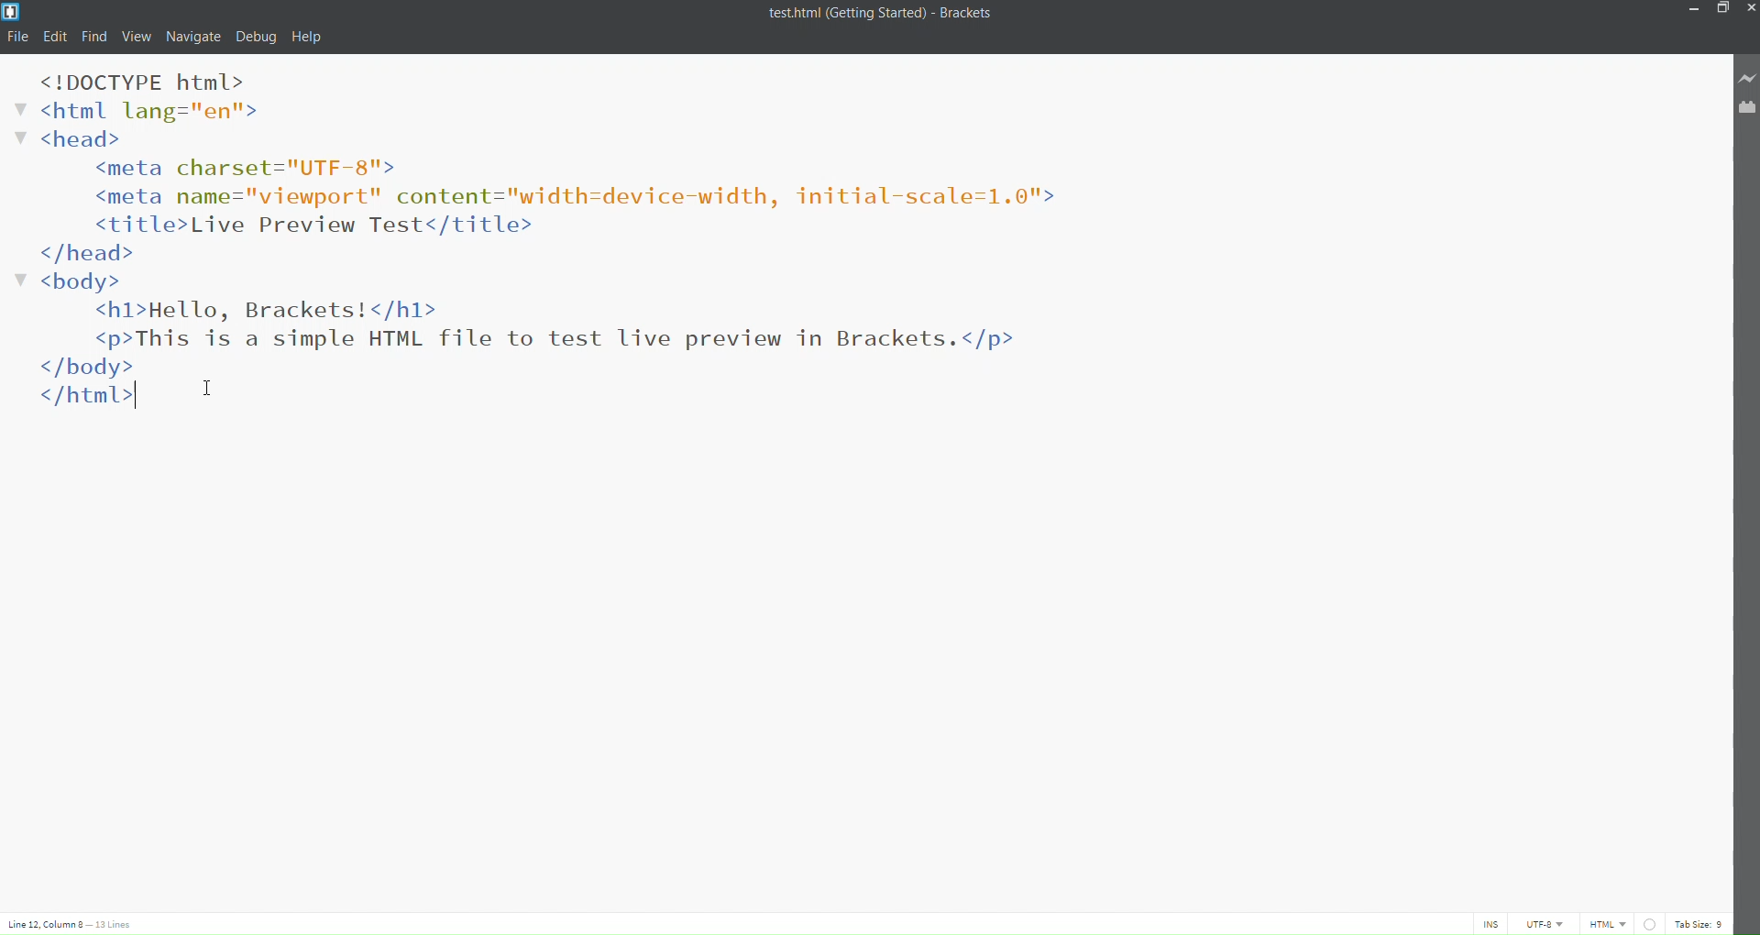  What do you see at coordinates (1692, 10) in the screenshot?
I see `Minimize` at bounding box center [1692, 10].